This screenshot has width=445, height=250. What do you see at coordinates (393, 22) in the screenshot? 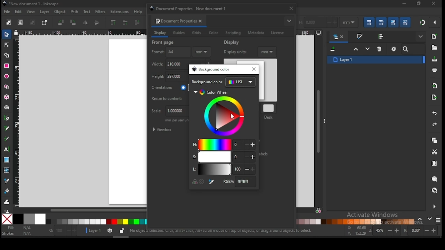
I see `move gradient along with objects` at bounding box center [393, 22].